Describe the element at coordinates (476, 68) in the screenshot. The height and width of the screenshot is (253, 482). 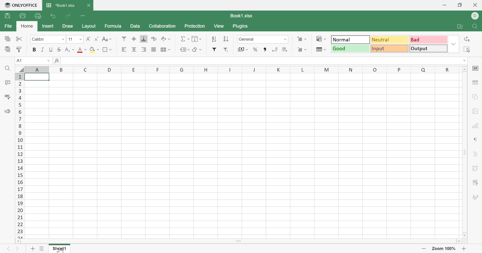
I see `Slide settings` at that location.